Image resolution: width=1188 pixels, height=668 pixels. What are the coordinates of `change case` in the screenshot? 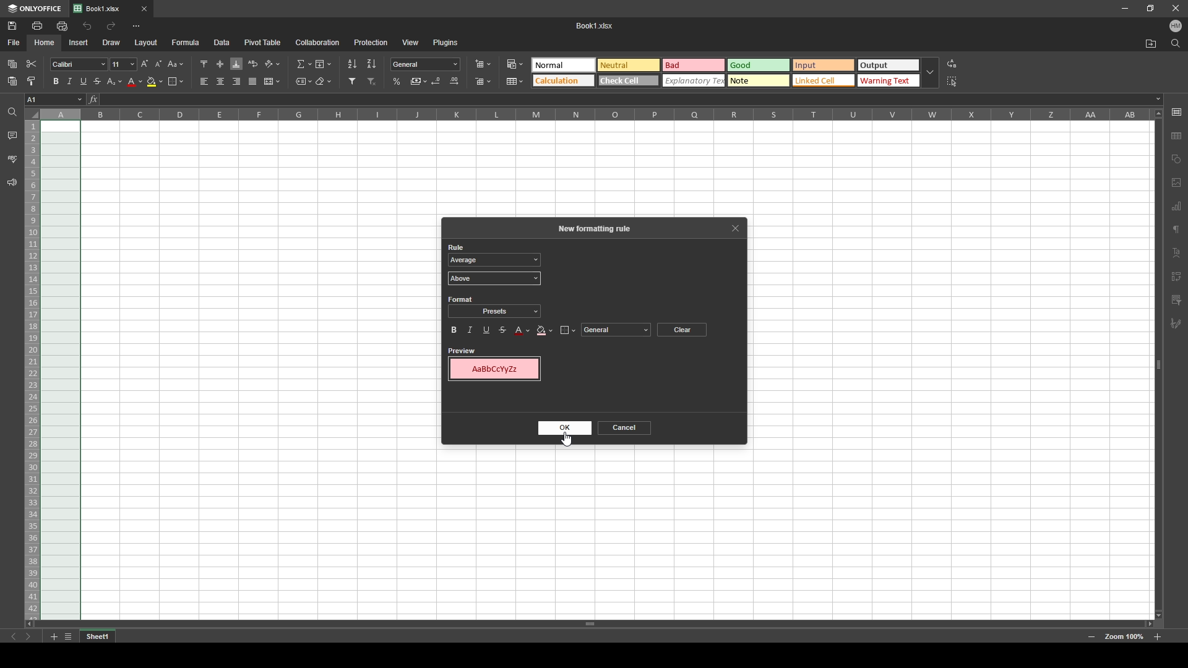 It's located at (176, 64).